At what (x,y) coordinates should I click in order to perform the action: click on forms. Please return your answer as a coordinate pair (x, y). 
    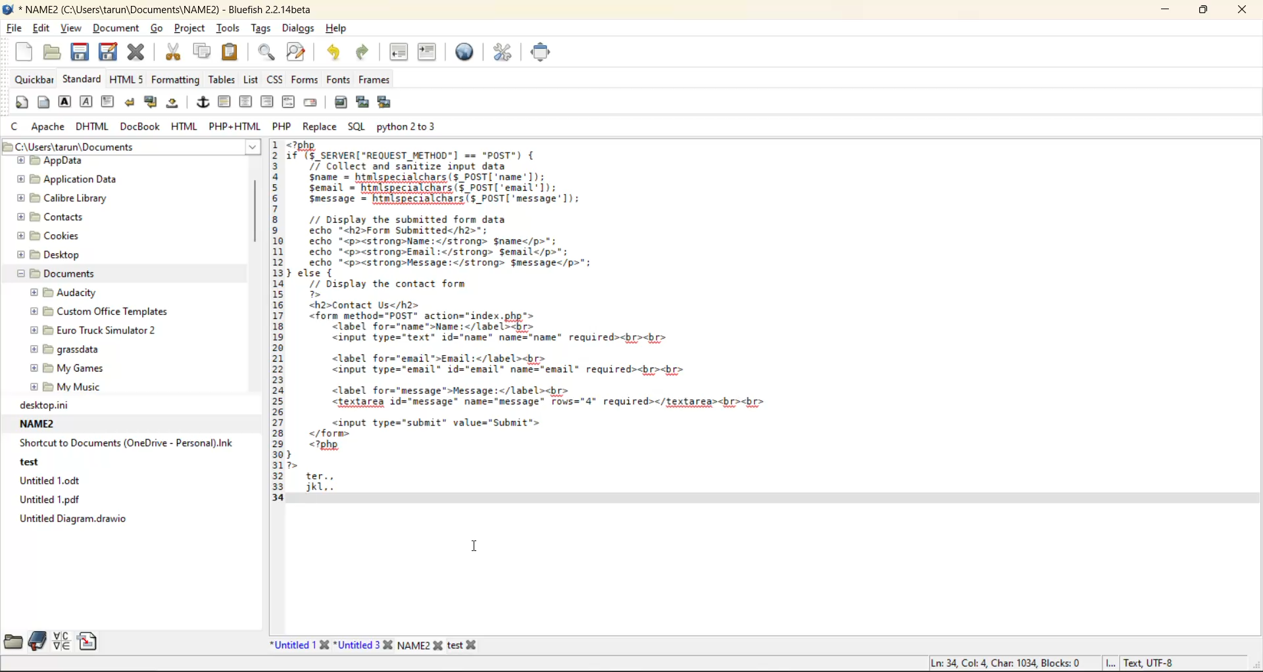
    Looking at the image, I should click on (306, 80).